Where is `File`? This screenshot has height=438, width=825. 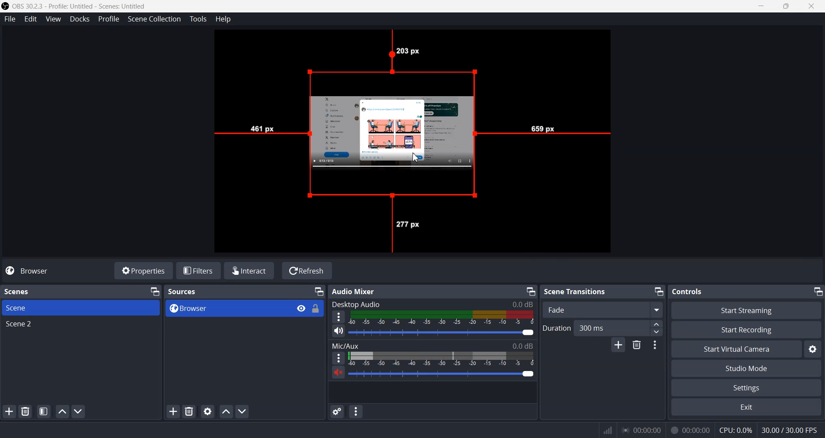
File is located at coordinates (10, 19).